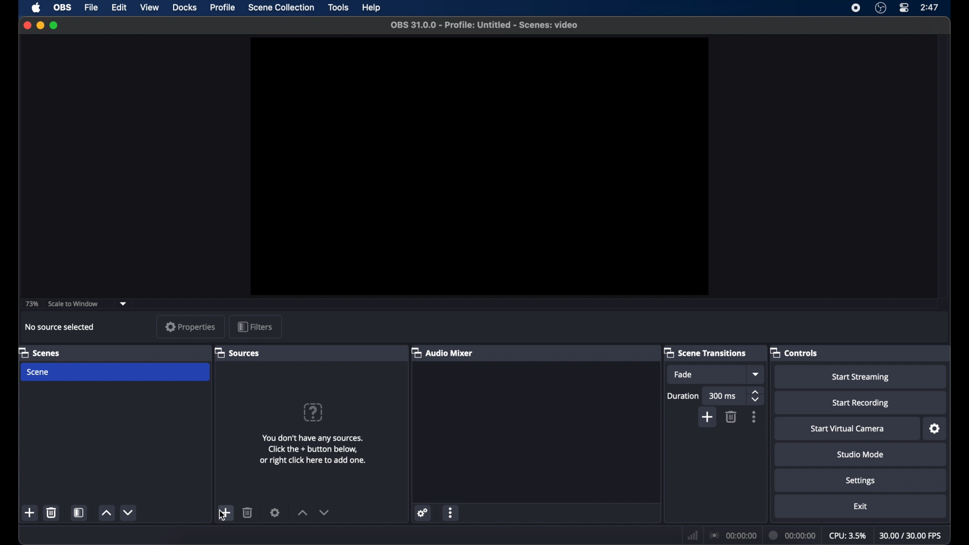 This screenshot has width=969, height=545. Describe the element at coordinates (39, 372) in the screenshot. I see `scene` at that location.